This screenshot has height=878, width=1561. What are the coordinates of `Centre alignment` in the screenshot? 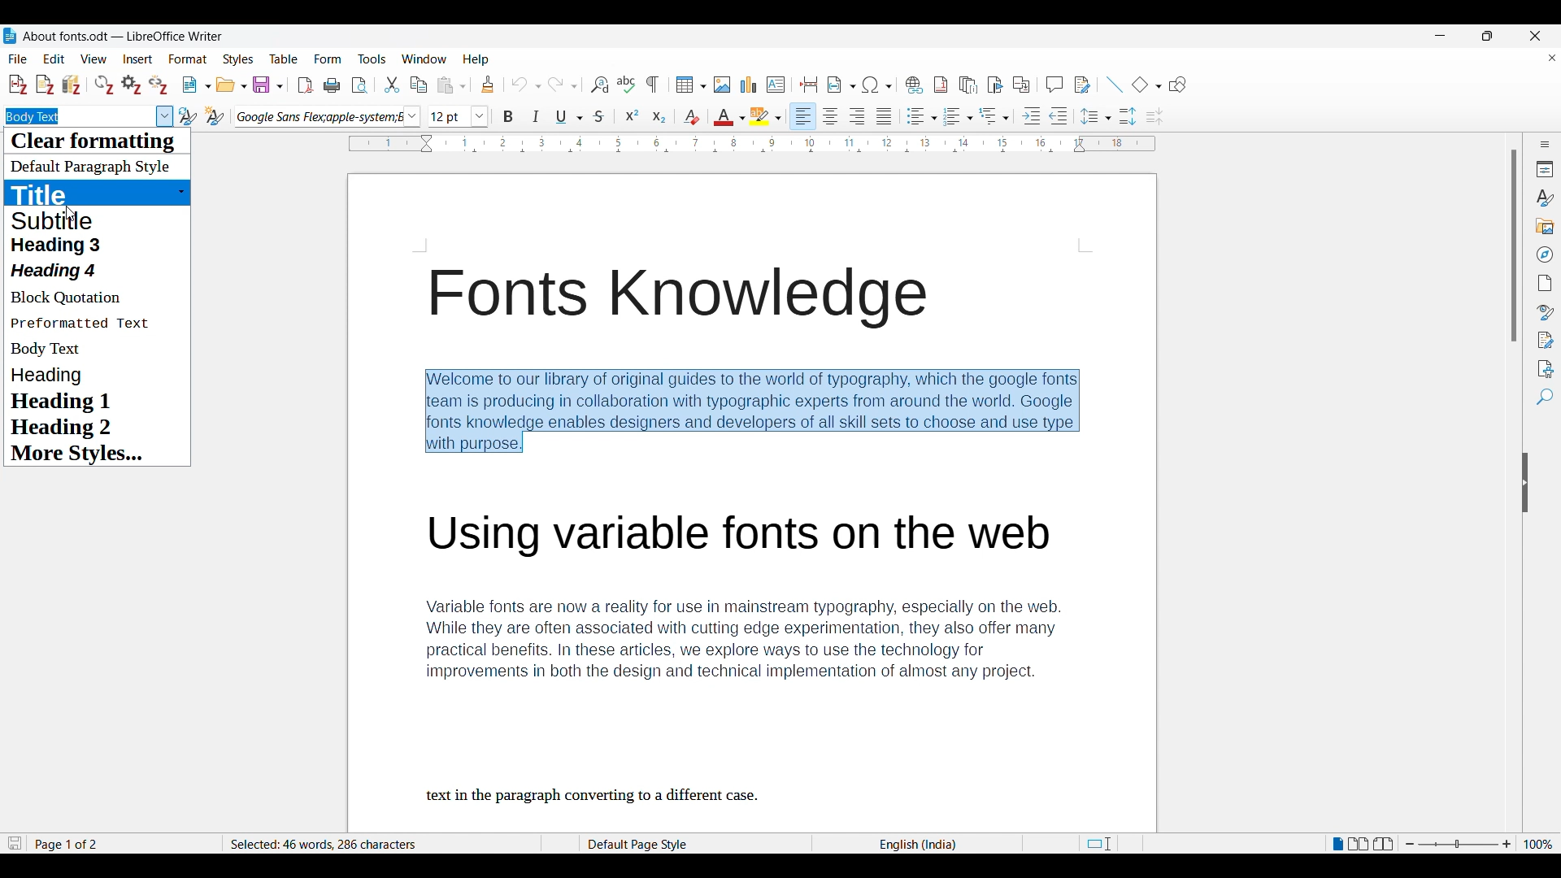 It's located at (830, 116).